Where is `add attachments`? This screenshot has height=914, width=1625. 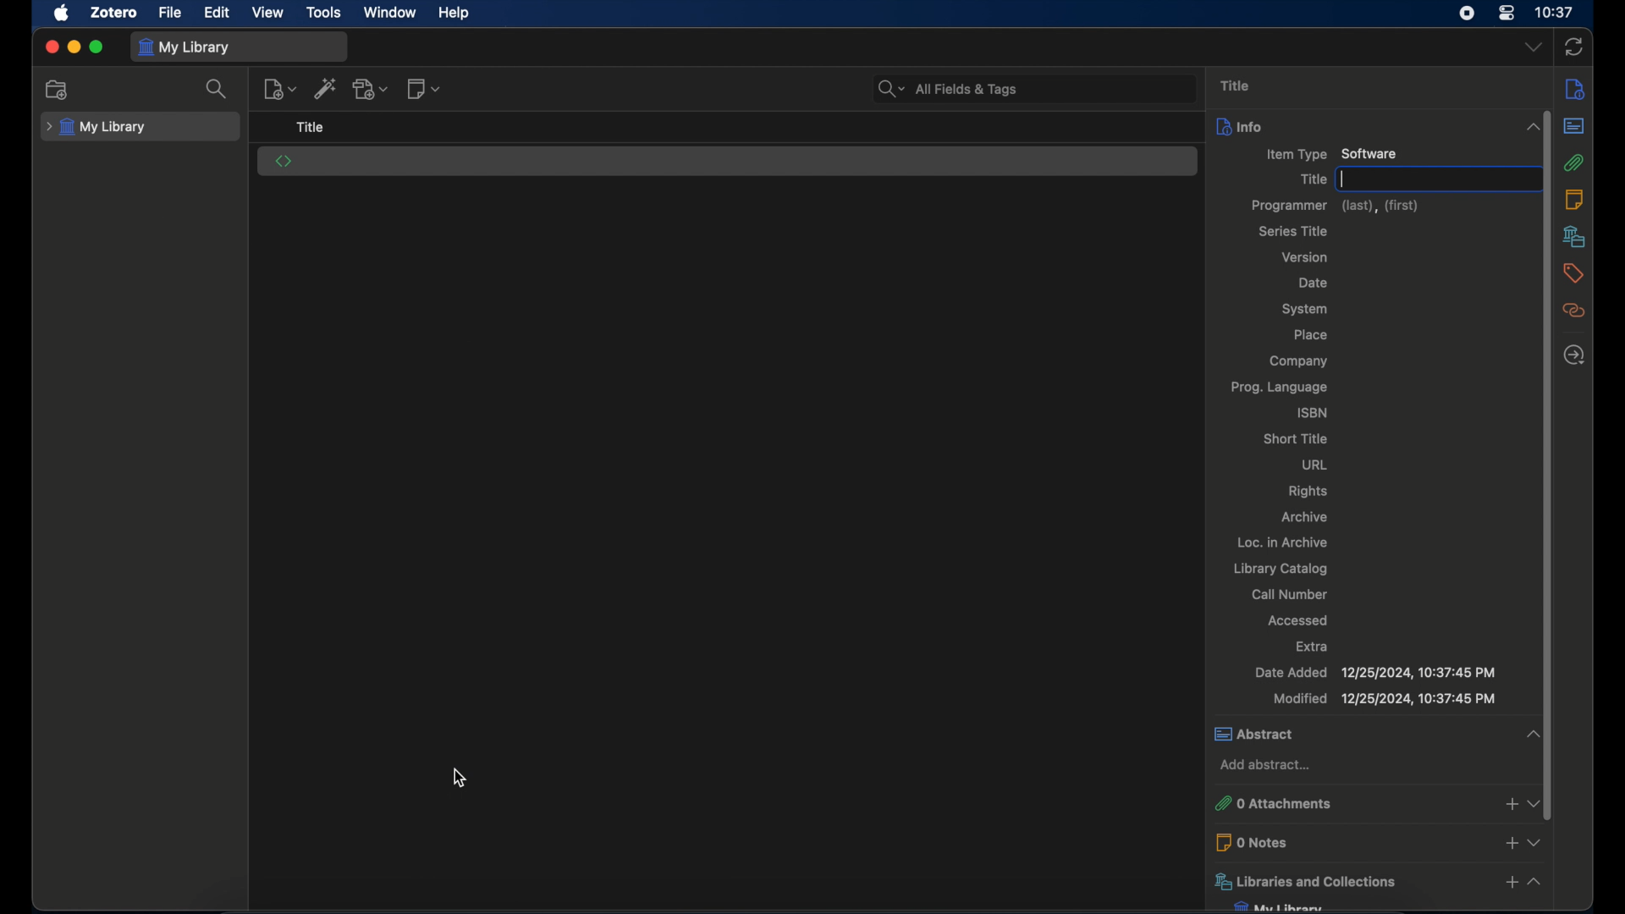
add attachments is located at coordinates (1510, 804).